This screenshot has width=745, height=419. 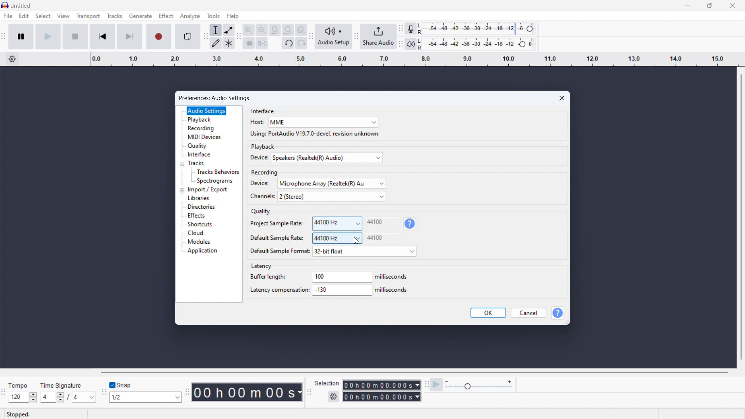 What do you see at coordinates (102, 36) in the screenshot?
I see `skip to start` at bounding box center [102, 36].